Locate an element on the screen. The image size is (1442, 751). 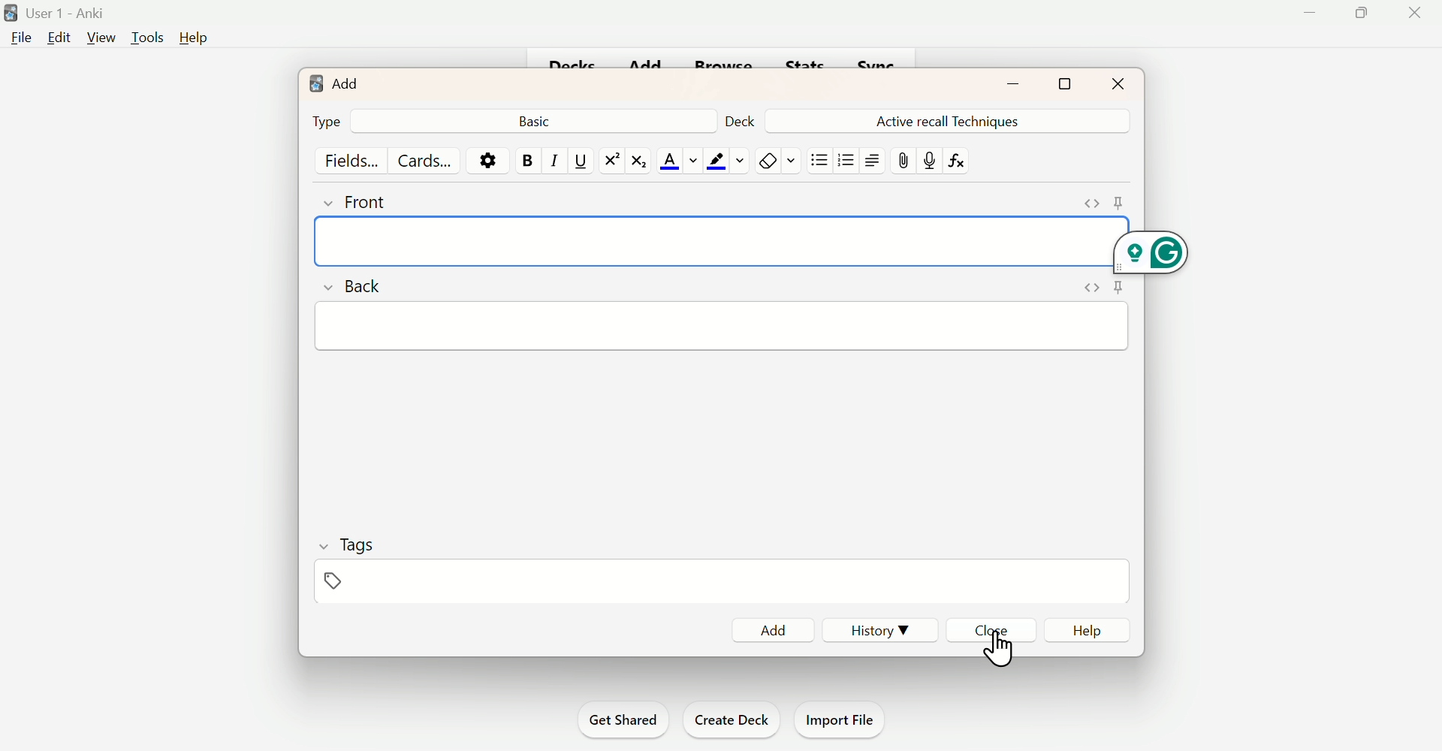
Close is located at coordinates (994, 632).